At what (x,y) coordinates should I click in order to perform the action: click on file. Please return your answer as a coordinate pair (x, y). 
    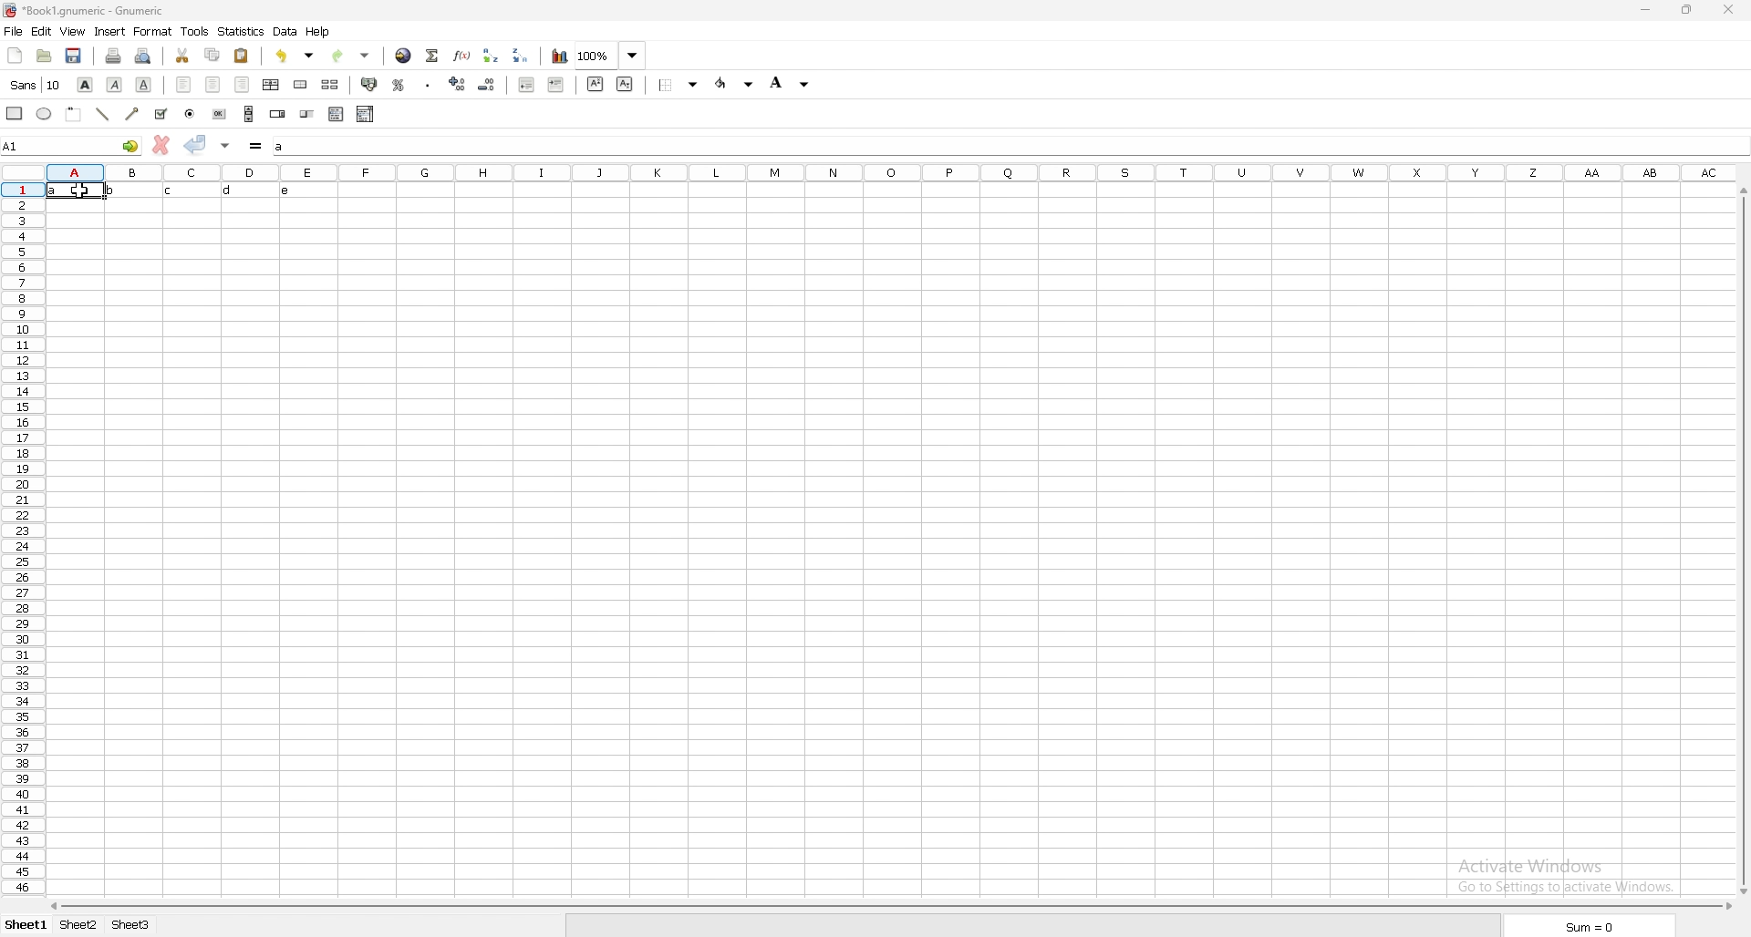
    Looking at the image, I should click on (14, 31).